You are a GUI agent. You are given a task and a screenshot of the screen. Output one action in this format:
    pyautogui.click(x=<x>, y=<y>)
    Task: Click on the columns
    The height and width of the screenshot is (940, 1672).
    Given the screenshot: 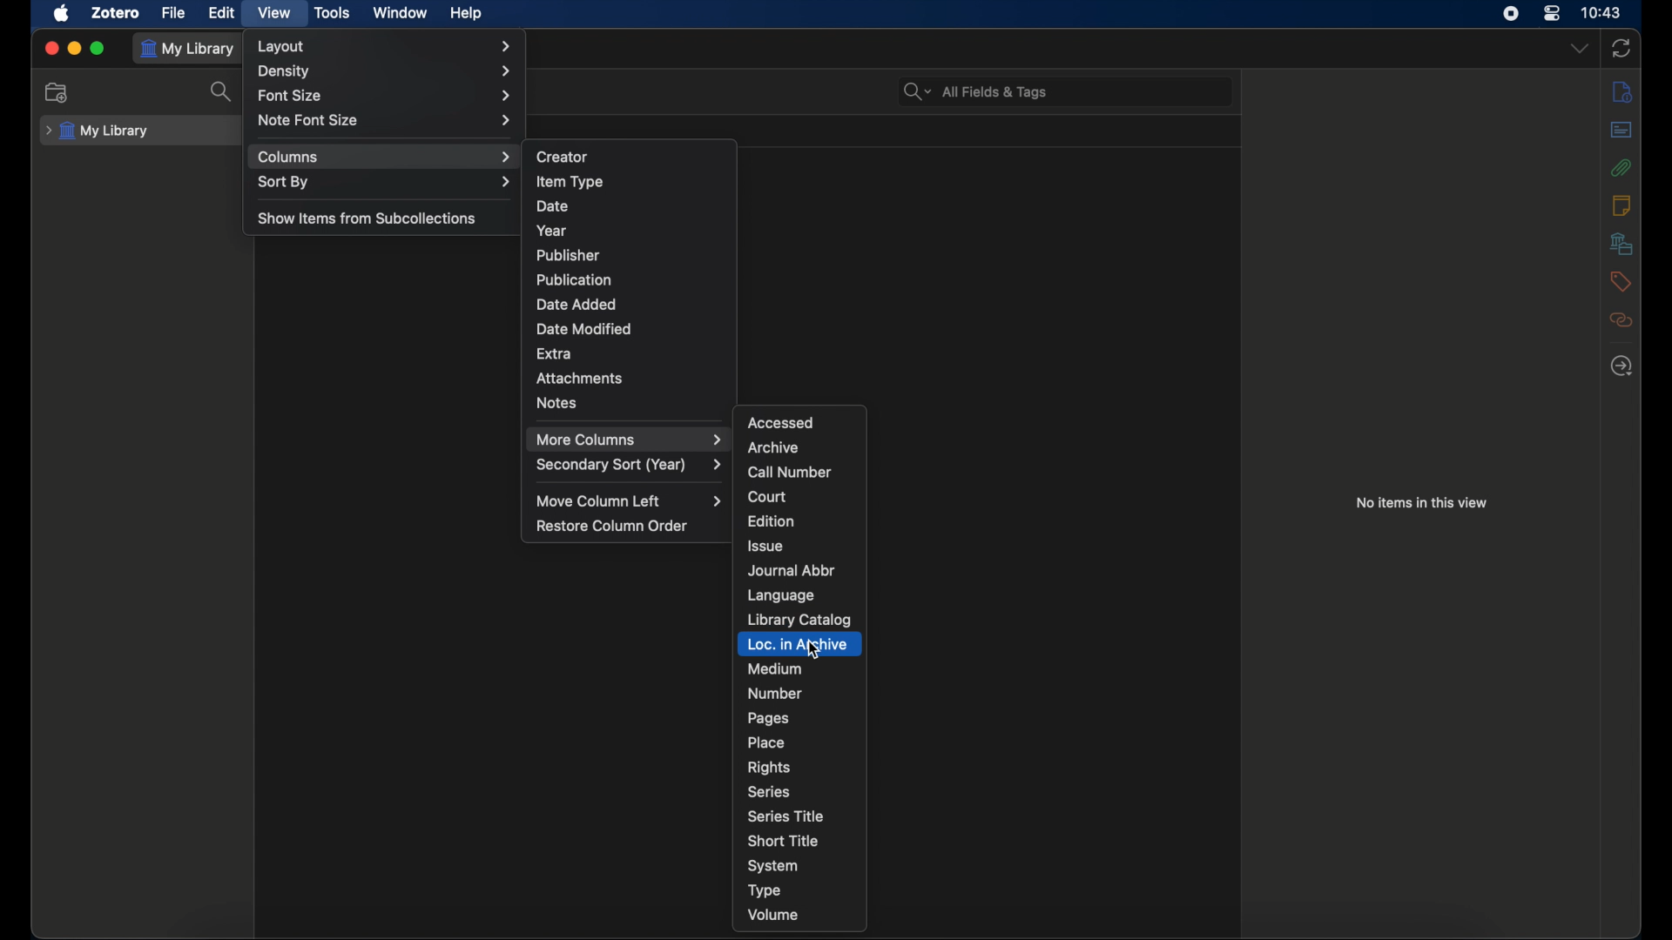 What is the action you would take?
    pyautogui.click(x=386, y=157)
    